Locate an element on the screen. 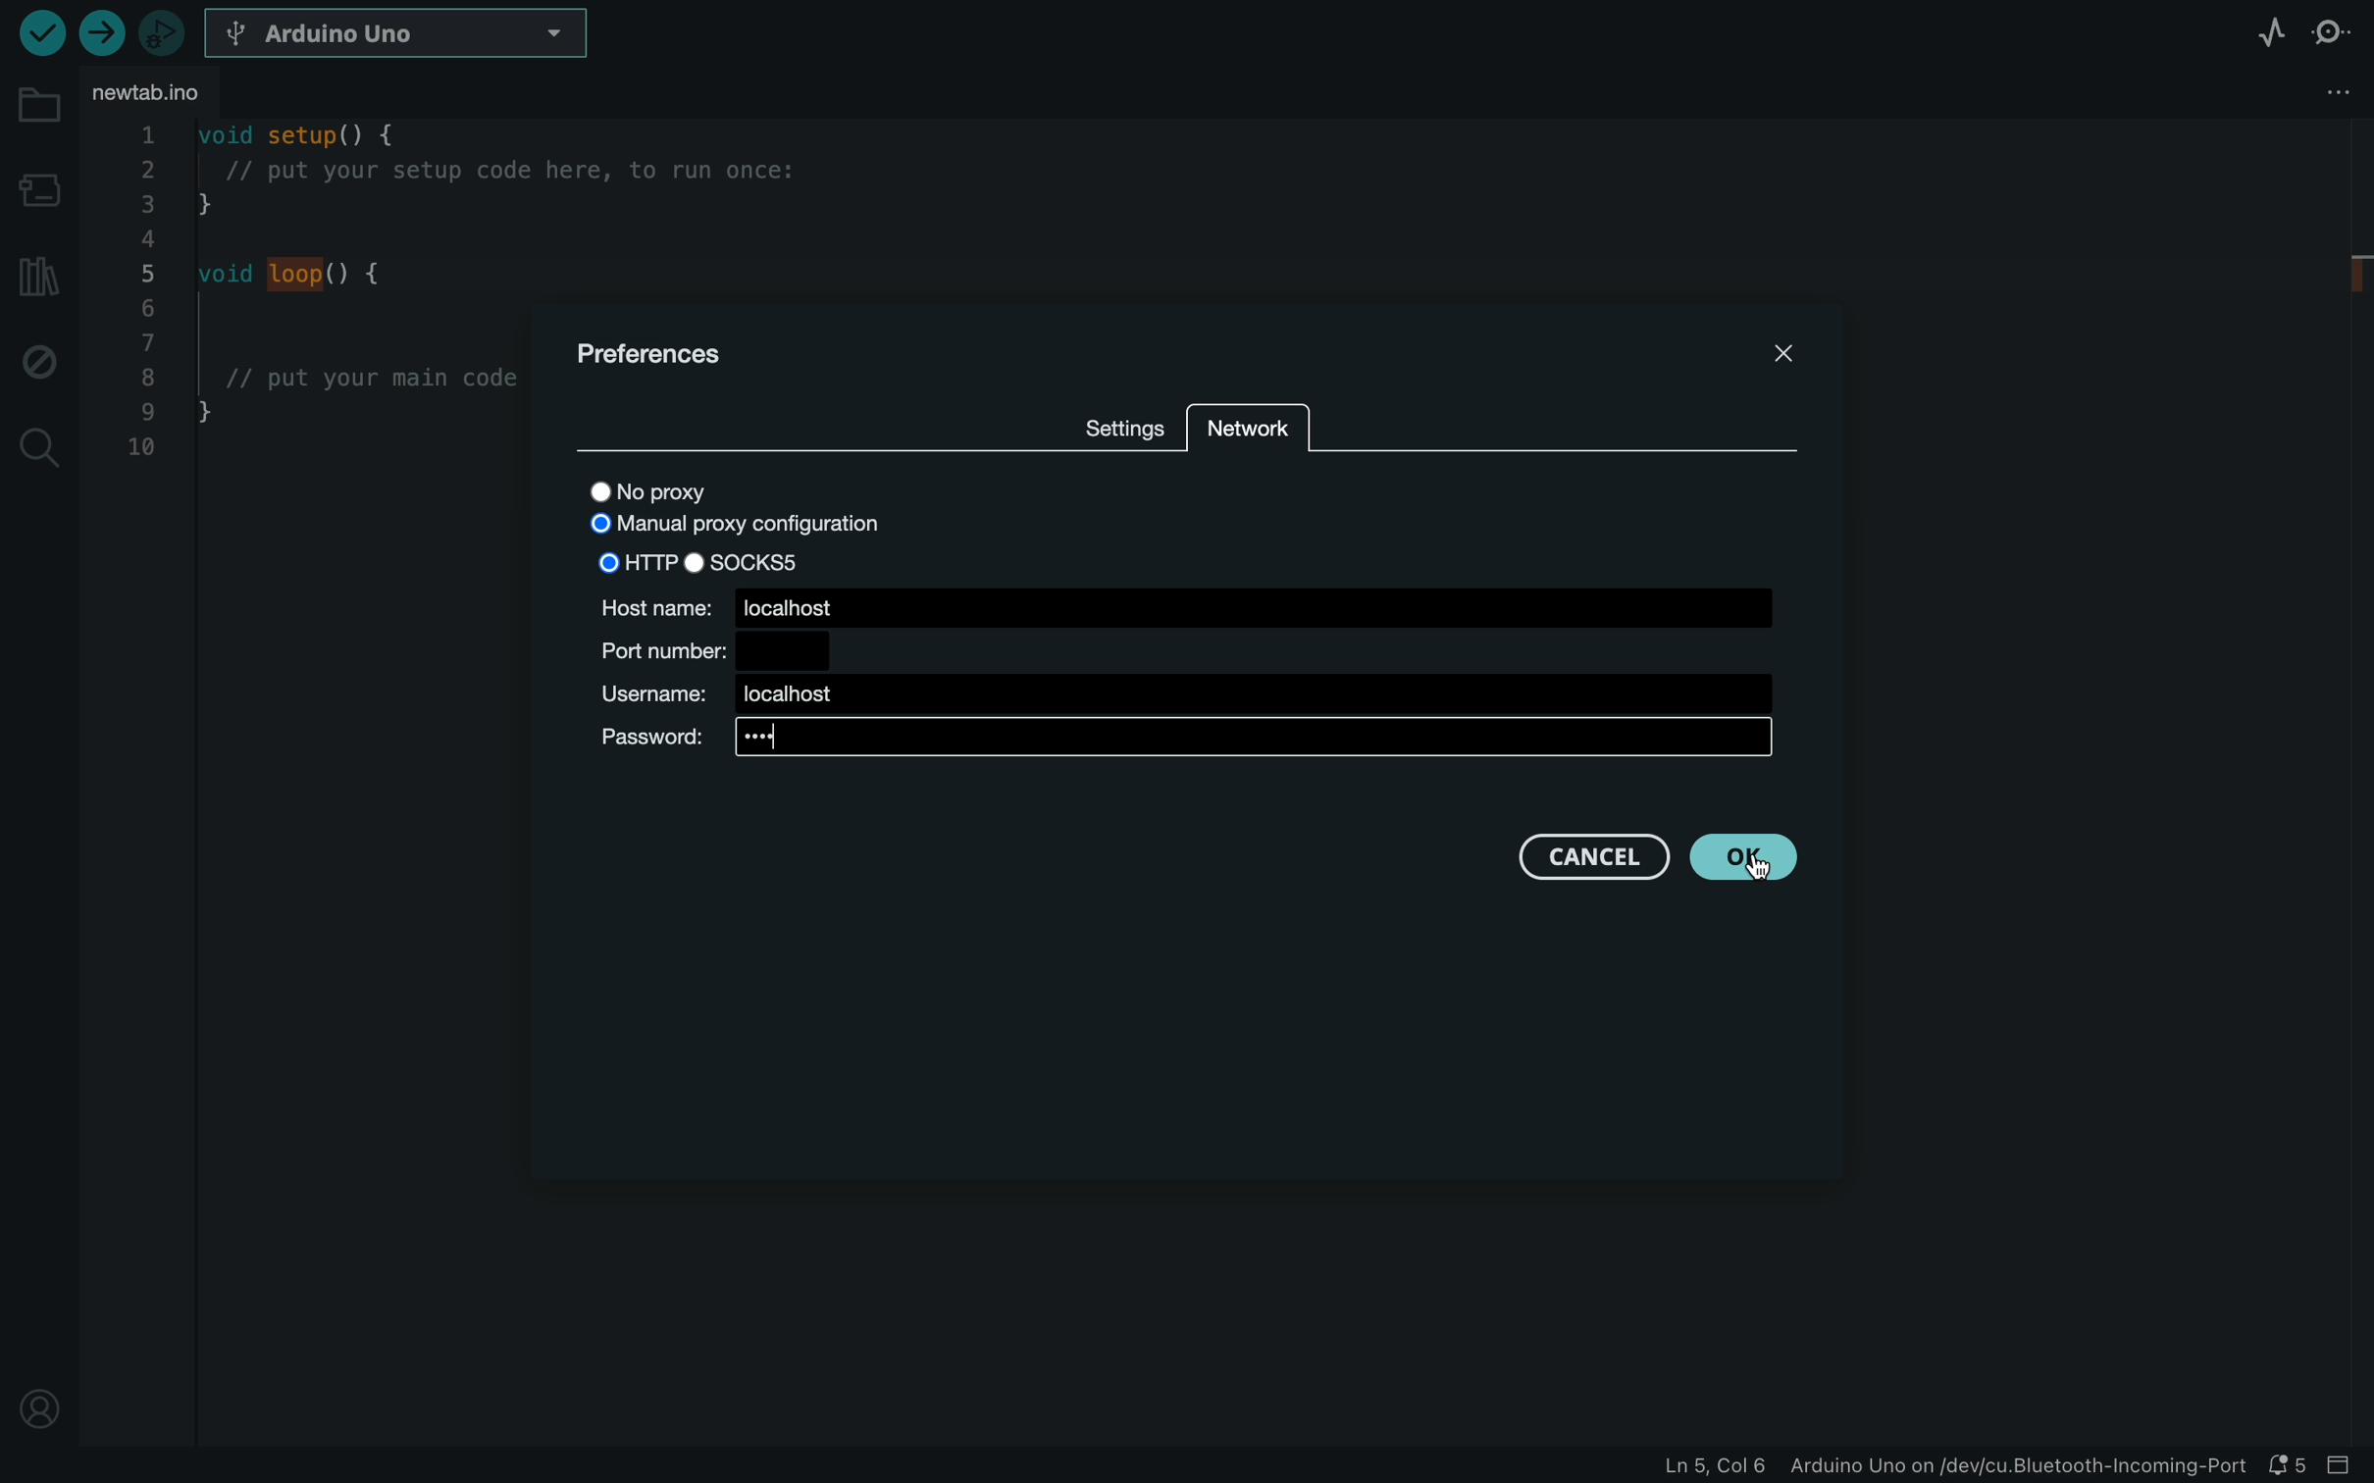  clicked is located at coordinates (1734, 859).